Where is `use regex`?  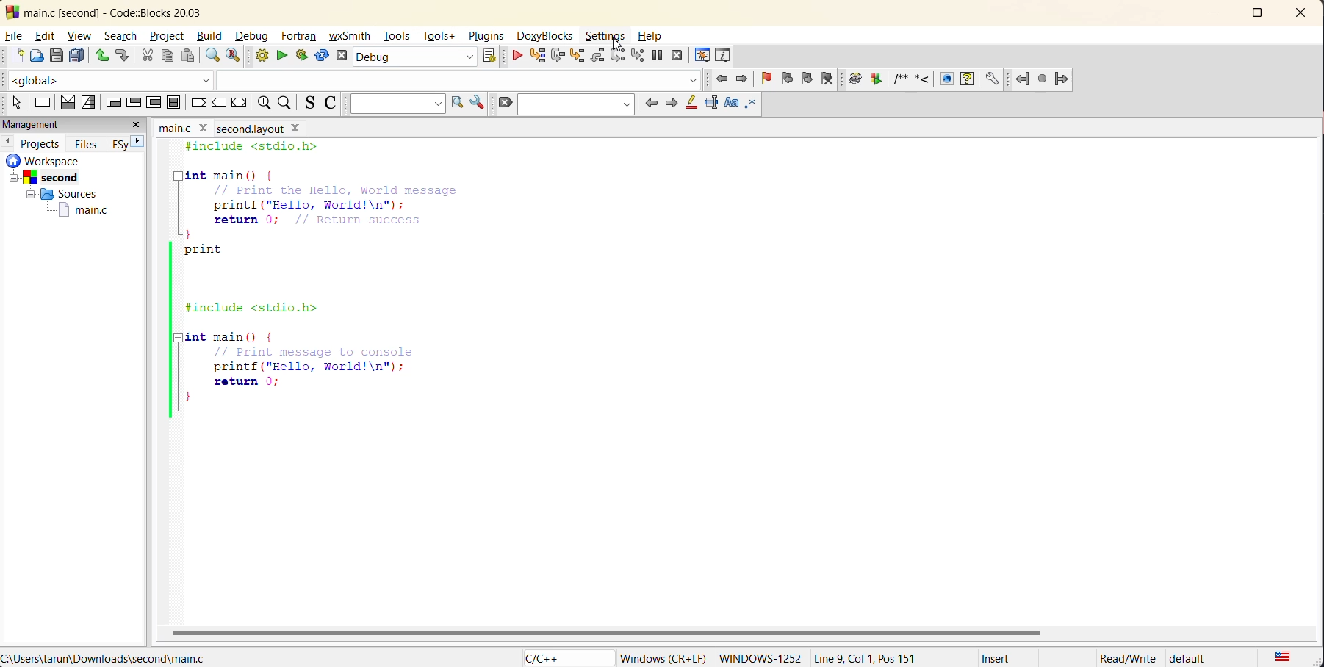
use regex is located at coordinates (750, 103).